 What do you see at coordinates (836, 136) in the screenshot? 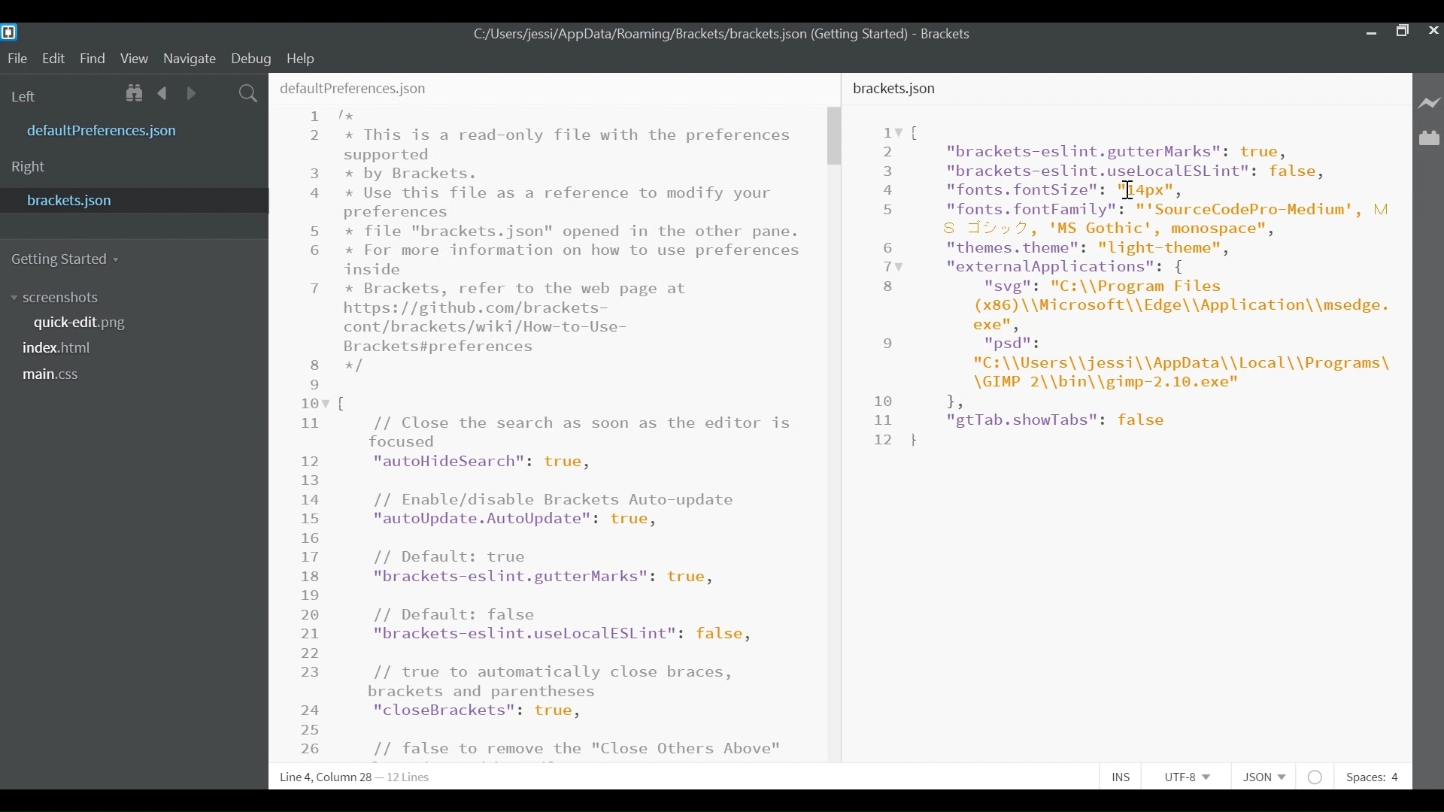
I see `Vertical Scroll bar` at bounding box center [836, 136].